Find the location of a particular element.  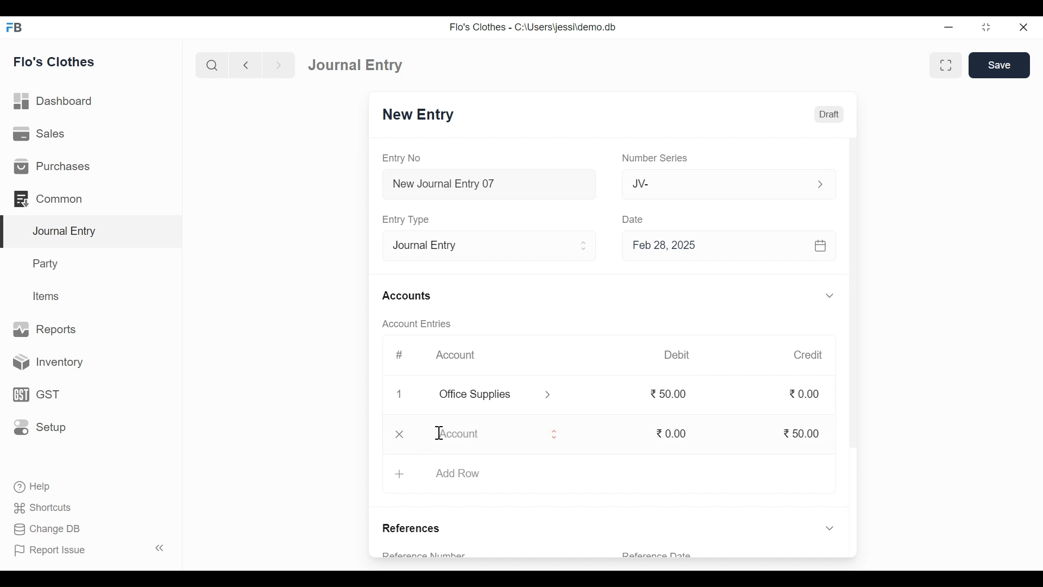

Navigate Forward is located at coordinates (279, 65).